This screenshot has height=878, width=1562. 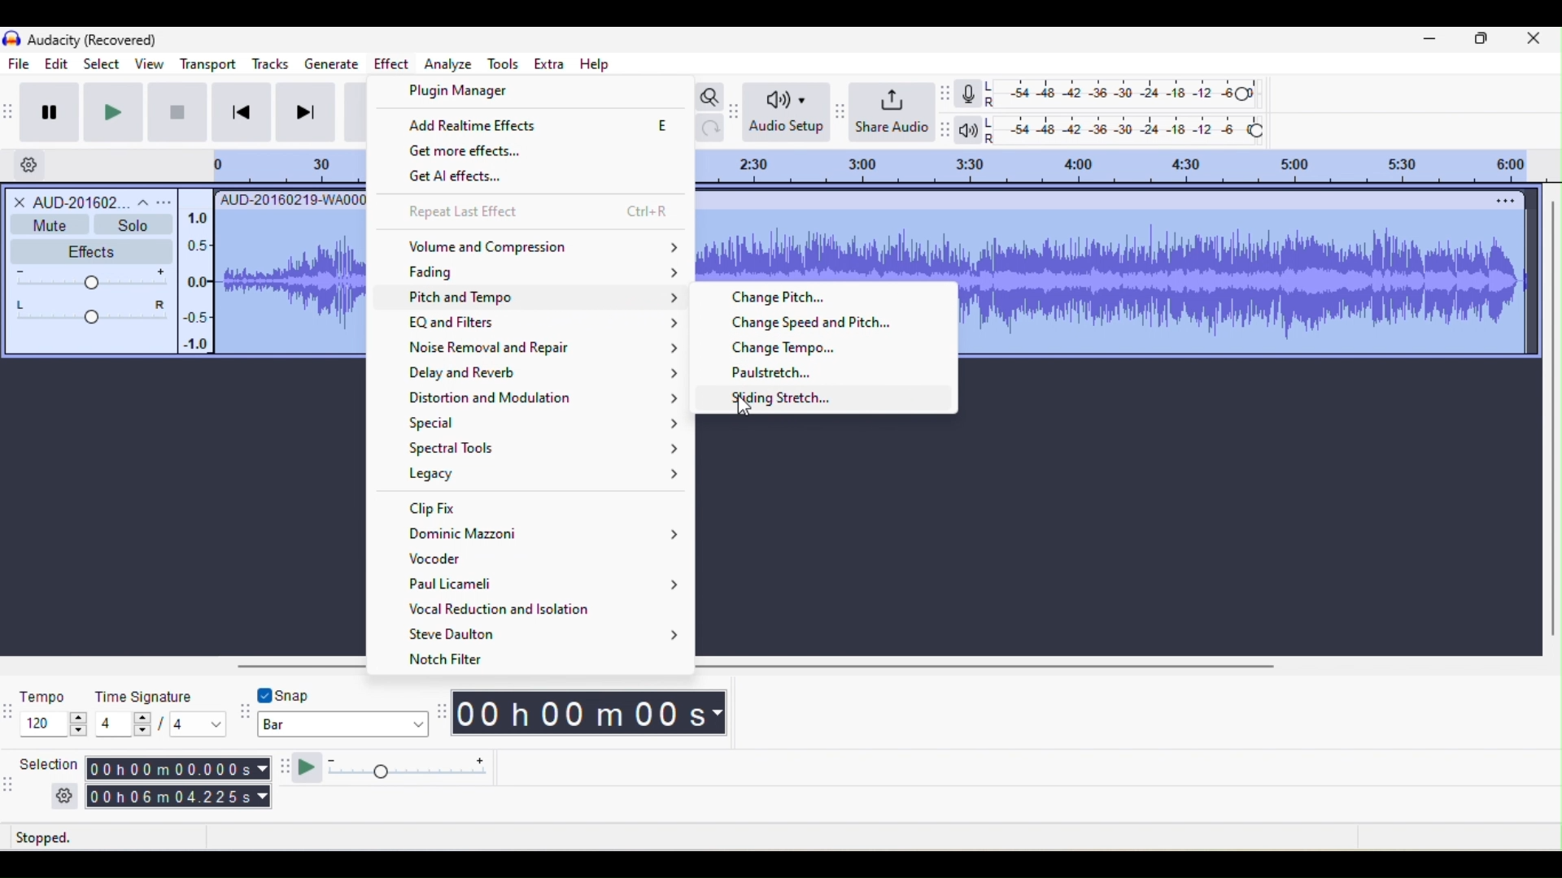 I want to click on change tempo, so click(x=789, y=348).